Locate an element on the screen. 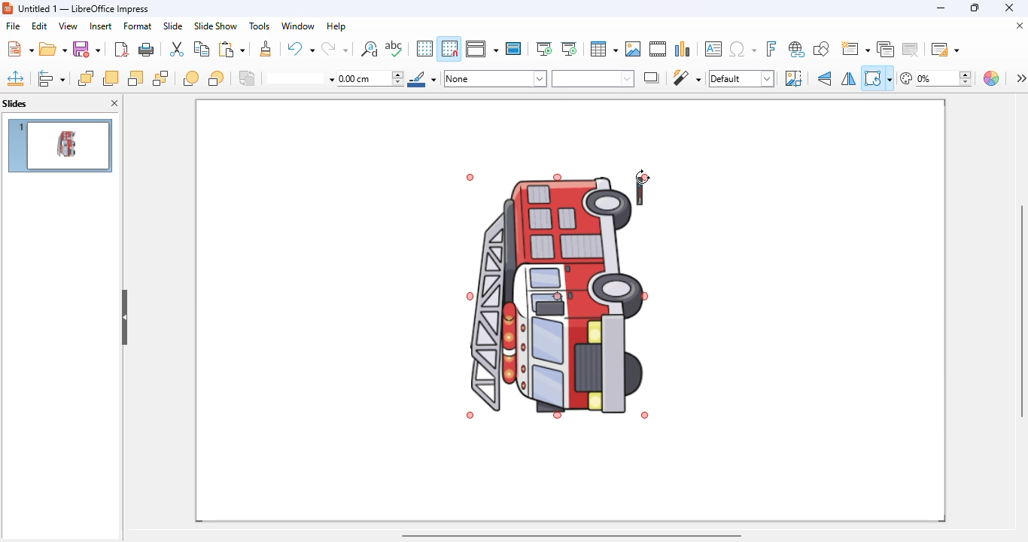 This screenshot has height=542, width=1028. bring to front is located at coordinates (86, 78).